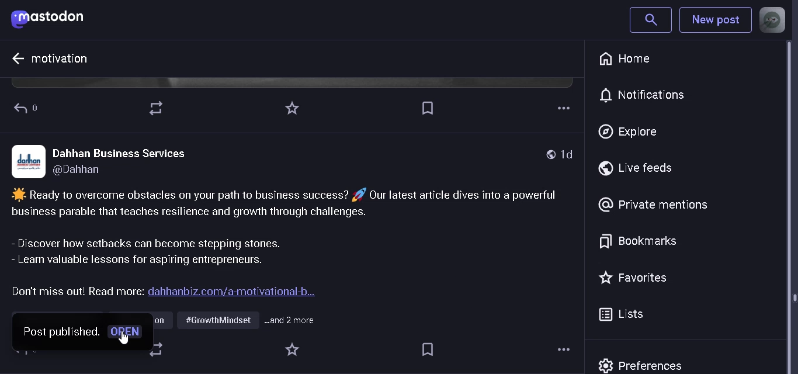 This screenshot has height=374, width=798. Describe the element at coordinates (628, 133) in the screenshot. I see `explore` at that location.